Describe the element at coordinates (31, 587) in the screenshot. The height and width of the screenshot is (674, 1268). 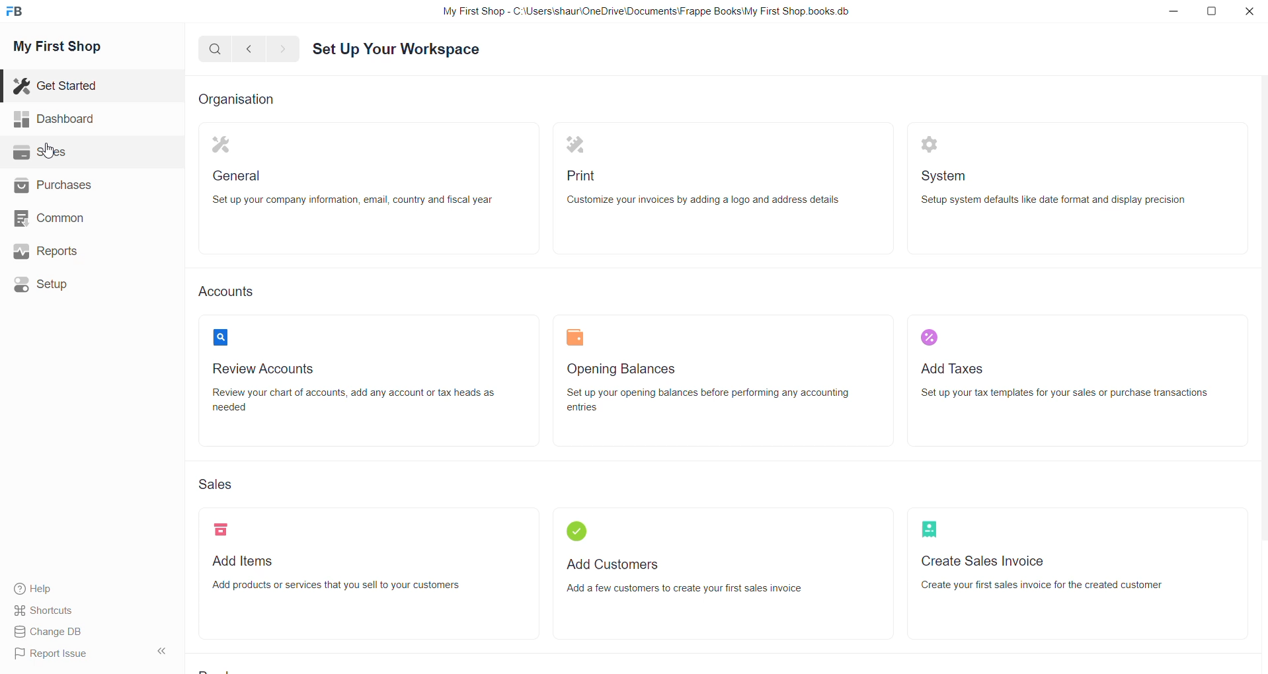
I see `Help` at that location.